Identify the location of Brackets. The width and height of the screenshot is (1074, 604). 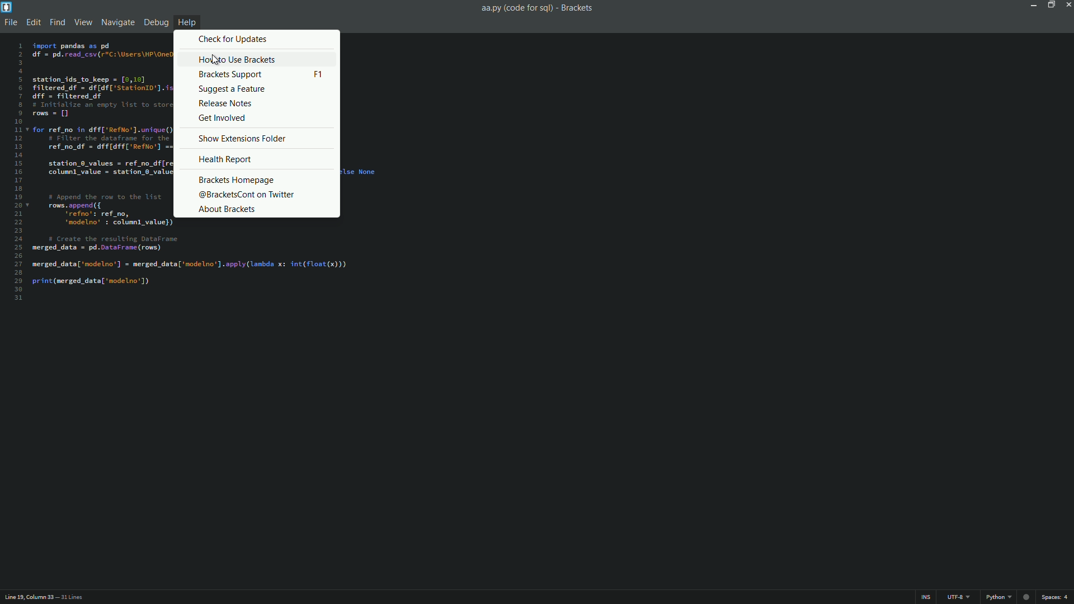
(578, 8).